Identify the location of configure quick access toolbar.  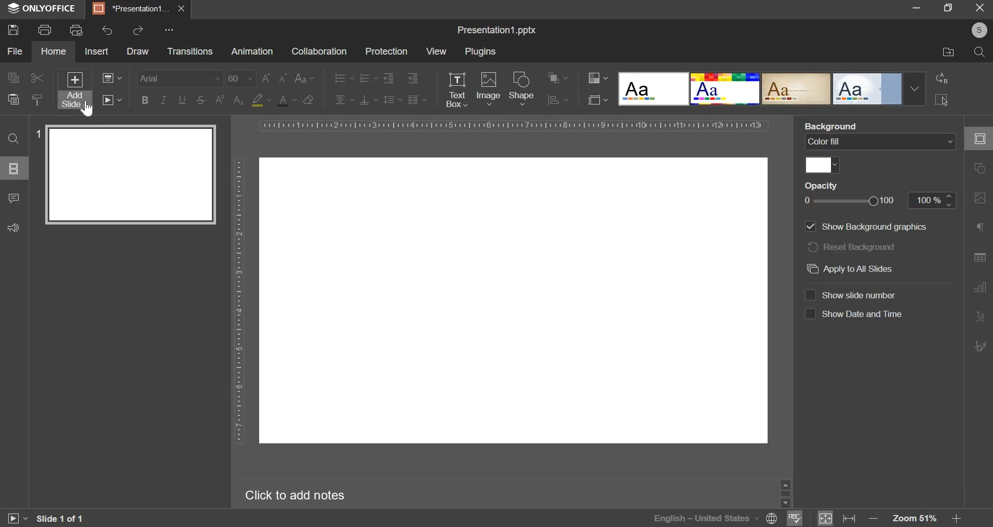
(171, 30).